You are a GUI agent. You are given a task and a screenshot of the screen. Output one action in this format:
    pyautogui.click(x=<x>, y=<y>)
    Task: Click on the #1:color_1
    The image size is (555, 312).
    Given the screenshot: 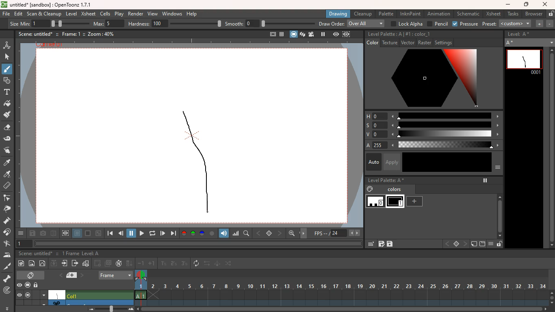 What is the action you would take?
    pyautogui.click(x=418, y=34)
    